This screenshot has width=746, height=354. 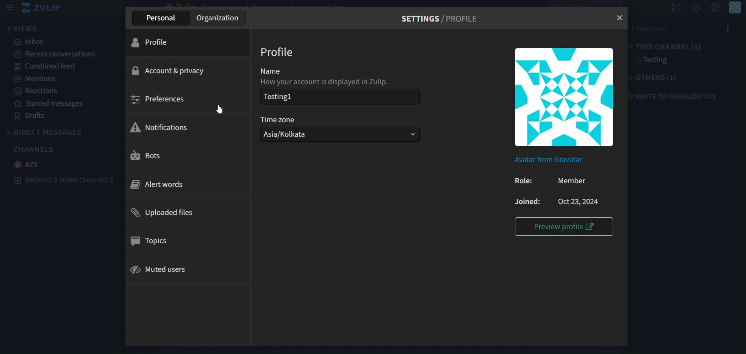 I want to click on inbox, so click(x=30, y=42).